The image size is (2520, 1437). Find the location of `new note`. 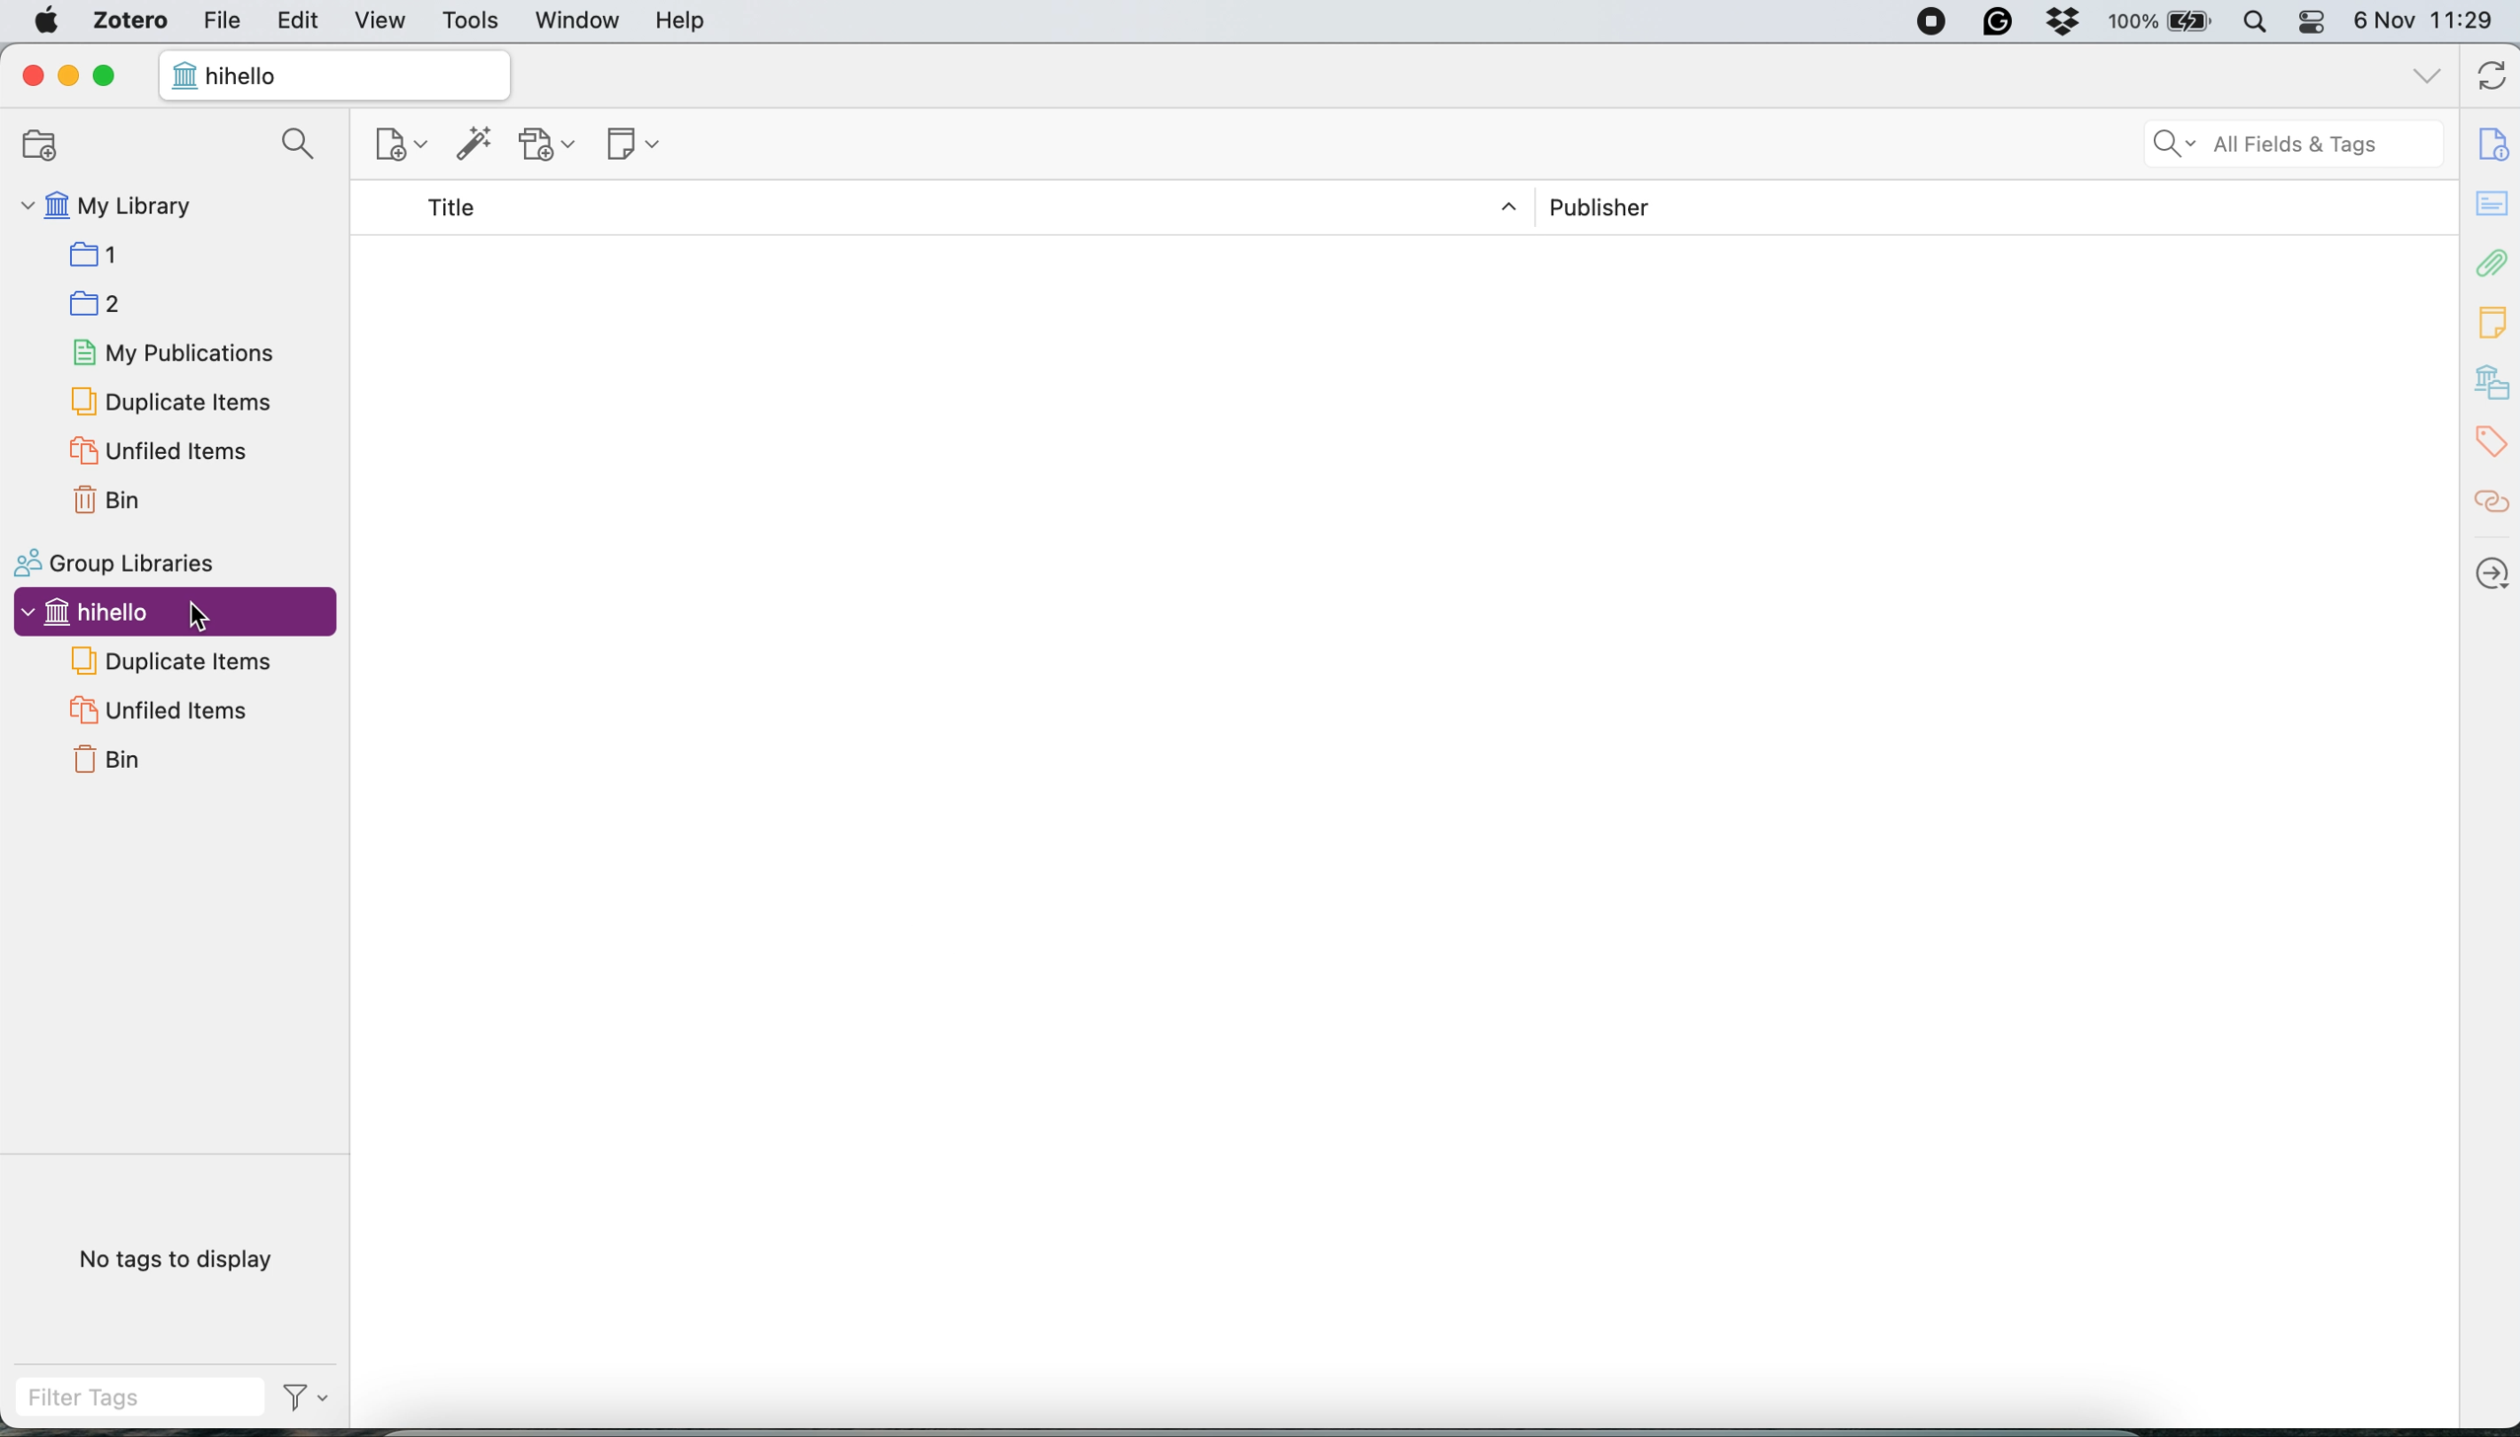

new note is located at coordinates (648, 143).